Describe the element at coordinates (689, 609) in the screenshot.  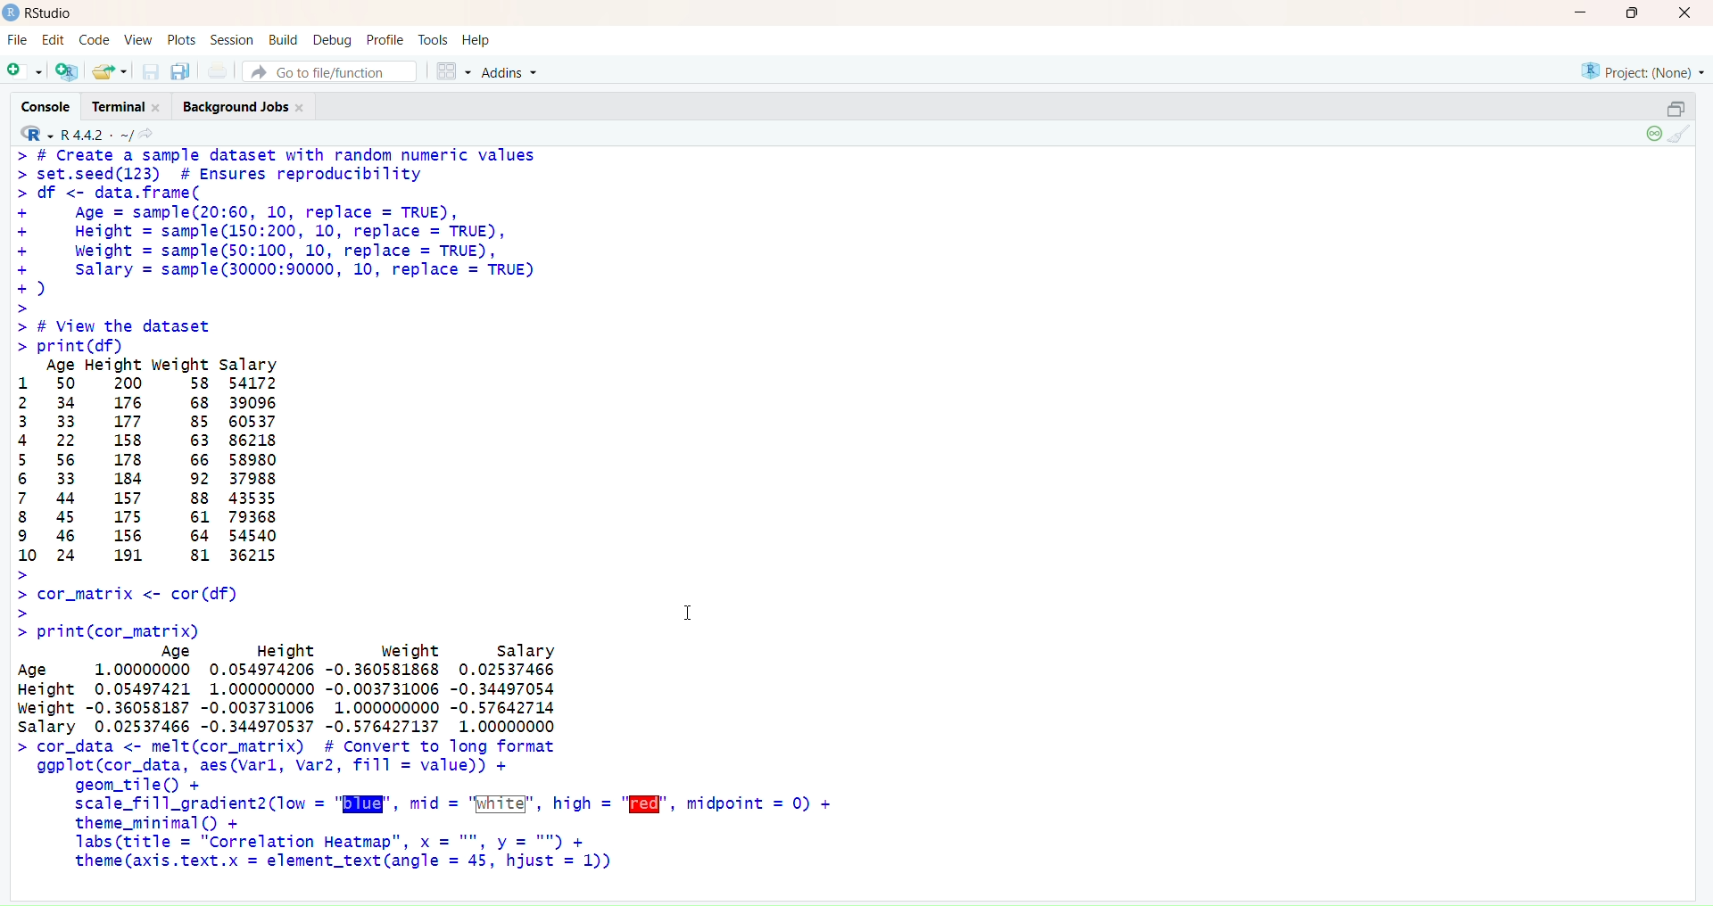
I see `Text cursor` at that location.